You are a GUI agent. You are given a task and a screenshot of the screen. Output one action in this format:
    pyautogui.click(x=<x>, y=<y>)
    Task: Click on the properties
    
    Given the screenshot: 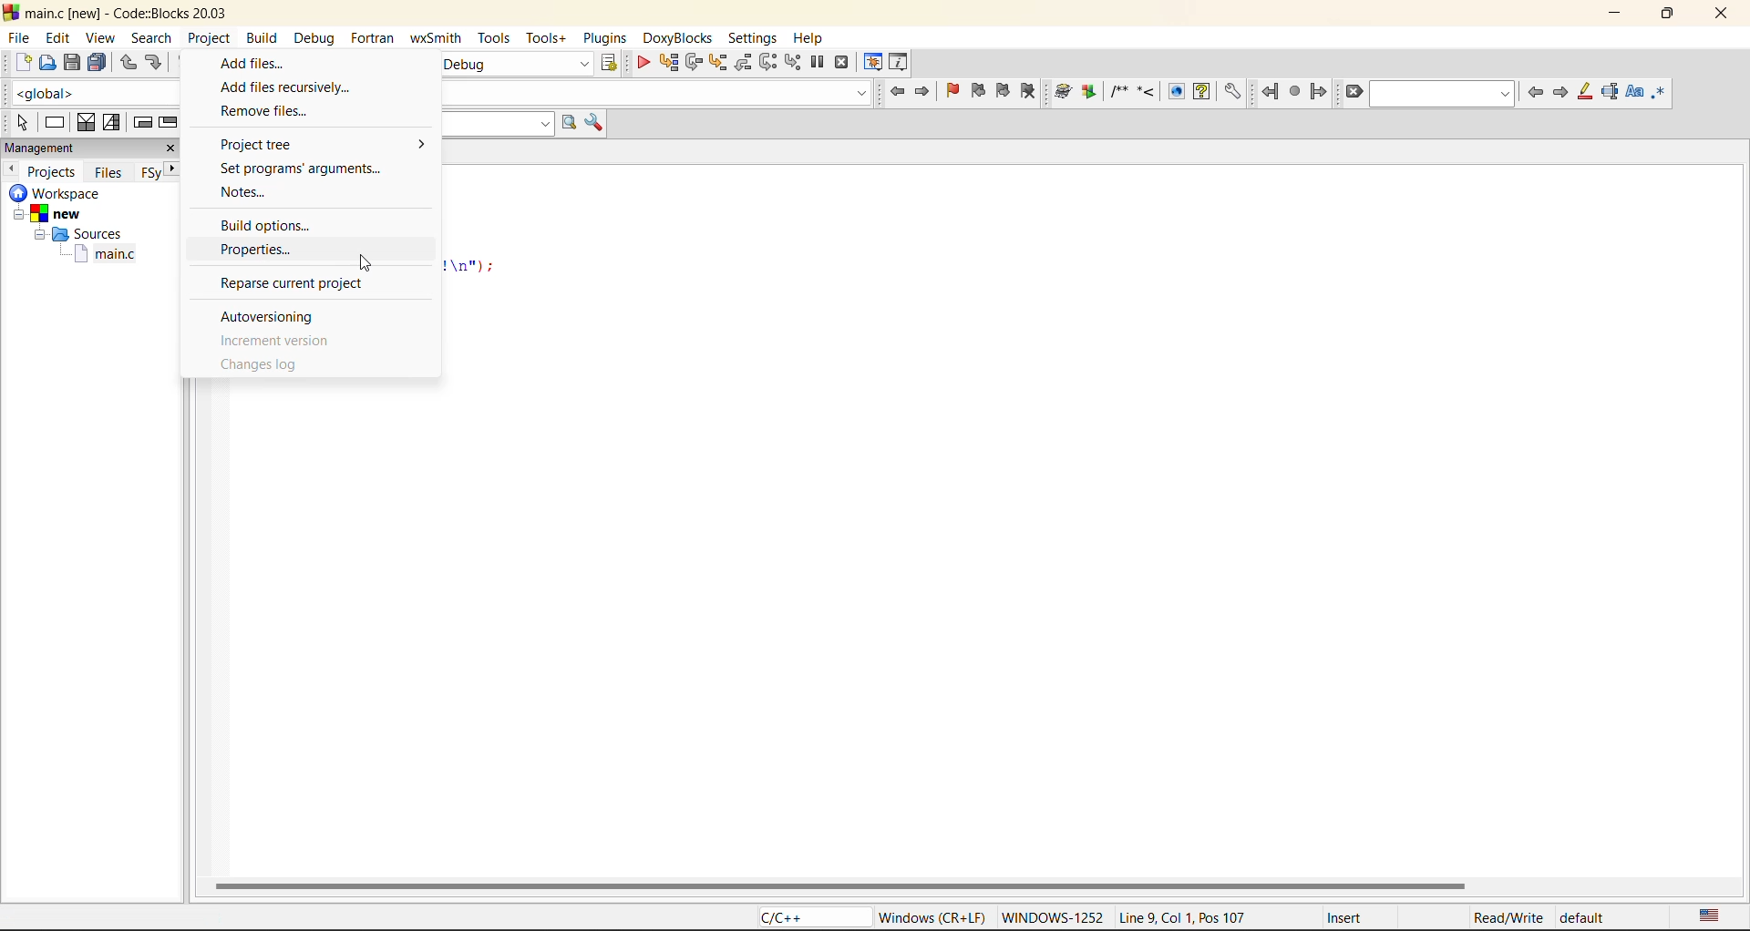 What is the action you would take?
    pyautogui.click(x=269, y=251)
    